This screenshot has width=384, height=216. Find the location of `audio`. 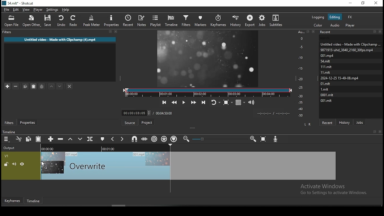

audio is located at coordinates (335, 25).